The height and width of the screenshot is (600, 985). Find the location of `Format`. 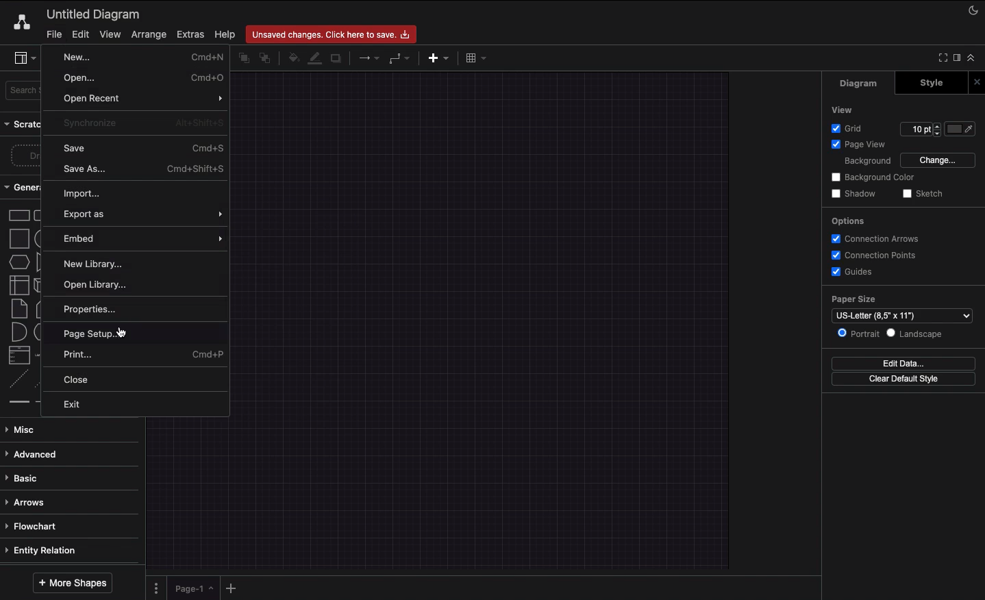

Format is located at coordinates (958, 60).